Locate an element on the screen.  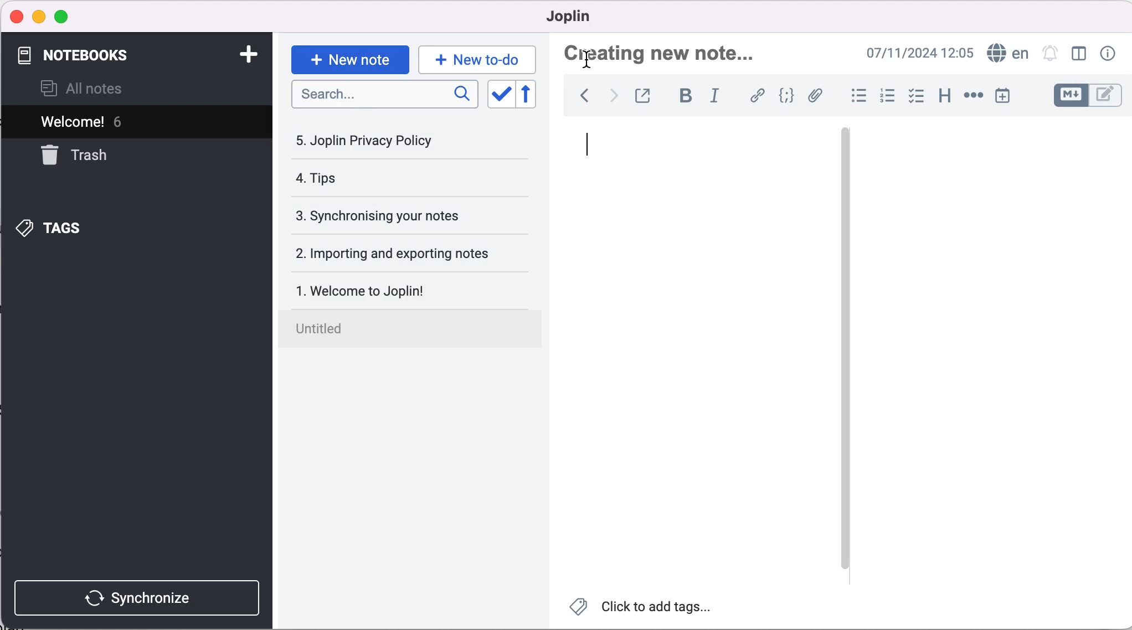
code is located at coordinates (783, 96).